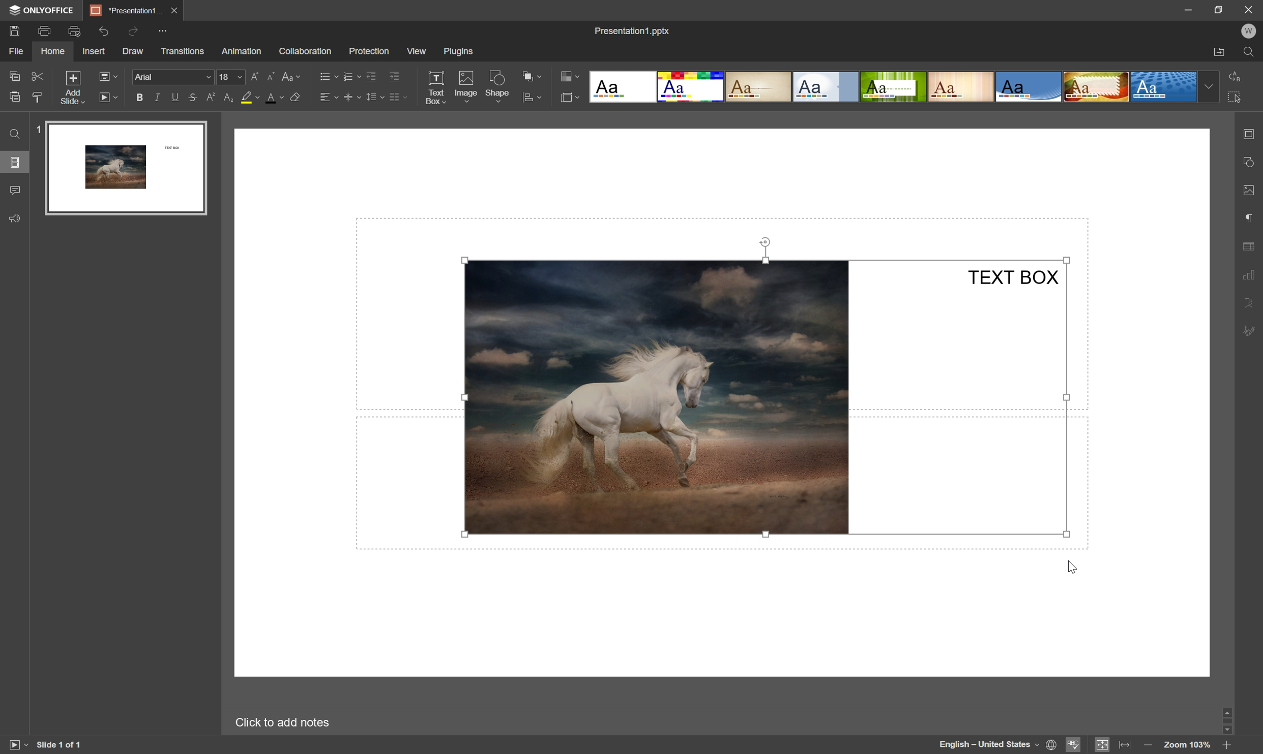 This screenshot has height=754, width=1263. Describe the element at coordinates (533, 76) in the screenshot. I see `arrange shape` at that location.